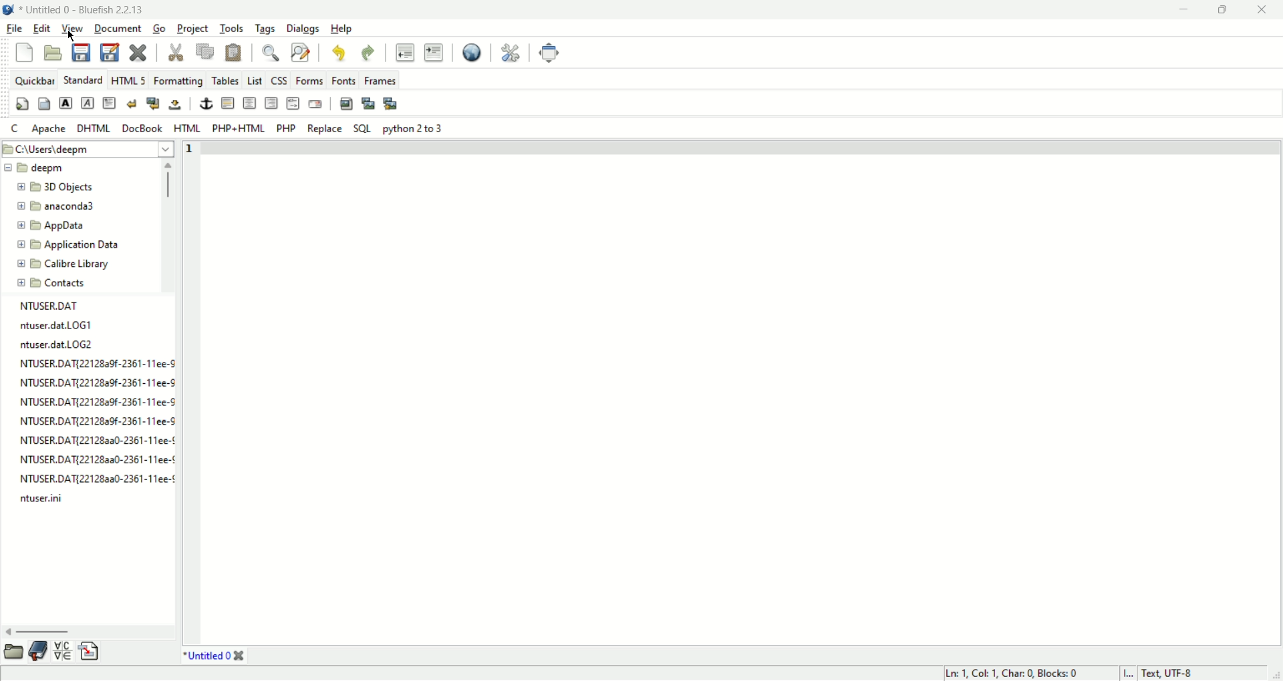 The width and height of the screenshot is (1283, 681). What do you see at coordinates (227, 103) in the screenshot?
I see `horizontal rule` at bounding box center [227, 103].